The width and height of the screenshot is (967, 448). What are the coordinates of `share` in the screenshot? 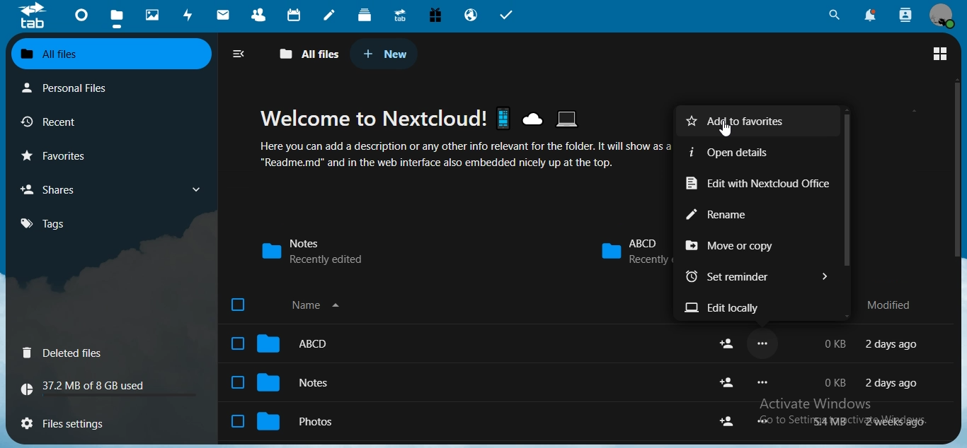 It's located at (726, 420).